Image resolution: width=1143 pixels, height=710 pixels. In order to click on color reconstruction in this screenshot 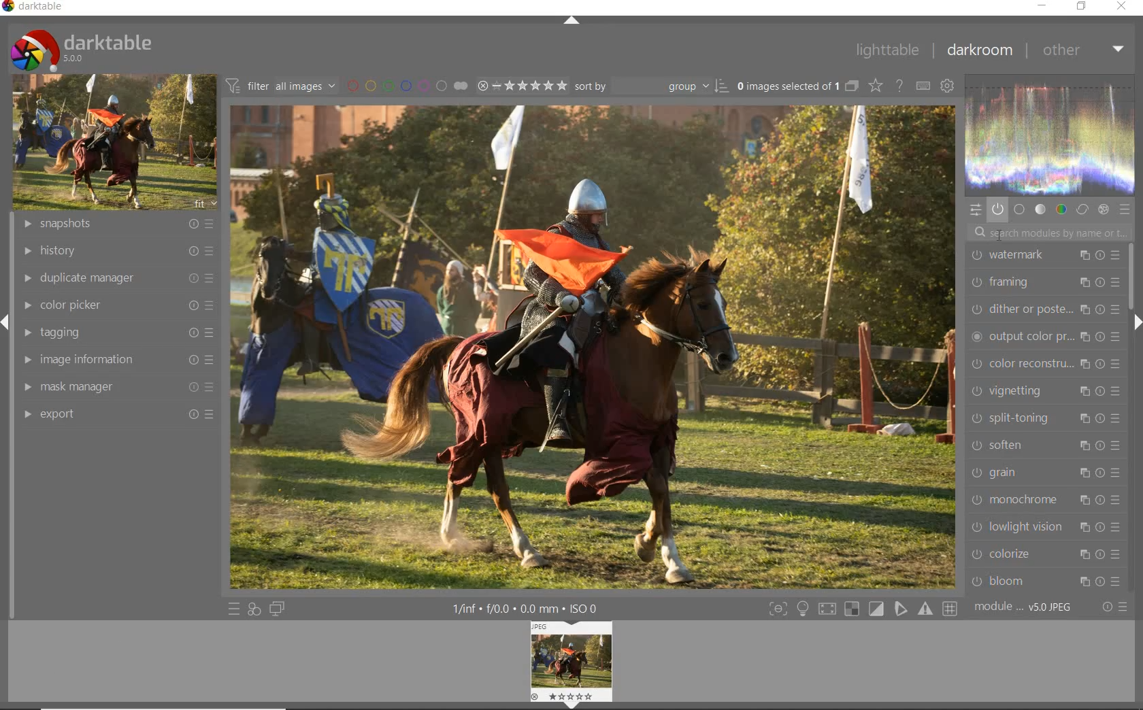, I will do `click(1048, 364)`.